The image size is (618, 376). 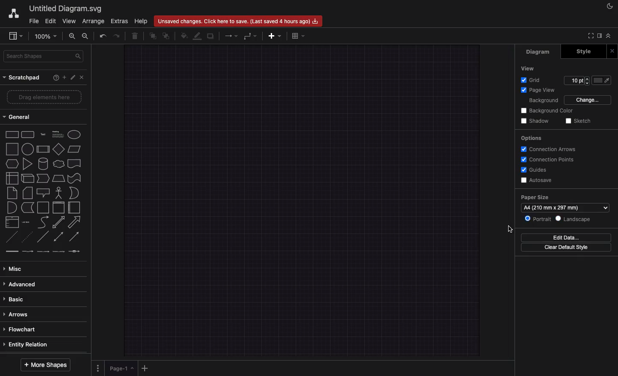 What do you see at coordinates (44, 193) in the screenshot?
I see `Shapes` at bounding box center [44, 193].